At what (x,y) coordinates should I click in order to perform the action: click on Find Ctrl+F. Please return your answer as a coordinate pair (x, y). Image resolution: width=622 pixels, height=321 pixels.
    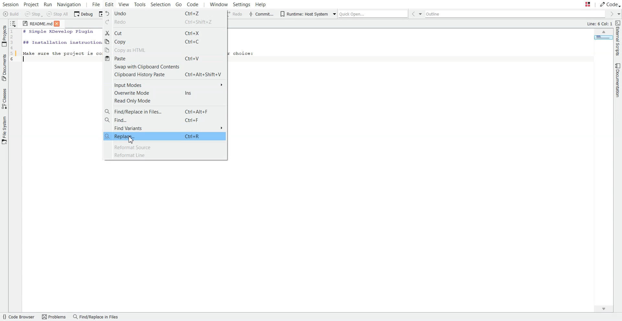
    Looking at the image, I should click on (165, 120).